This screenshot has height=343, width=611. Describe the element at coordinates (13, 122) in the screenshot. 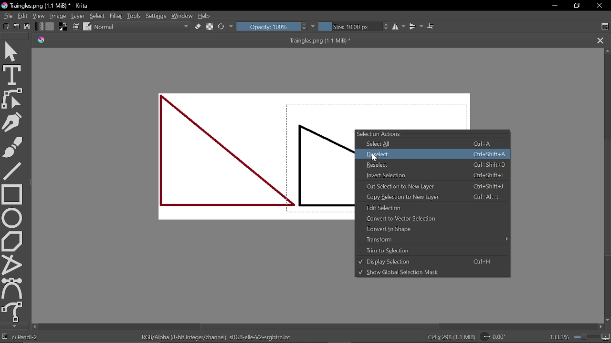

I see `Calligraphy` at that location.